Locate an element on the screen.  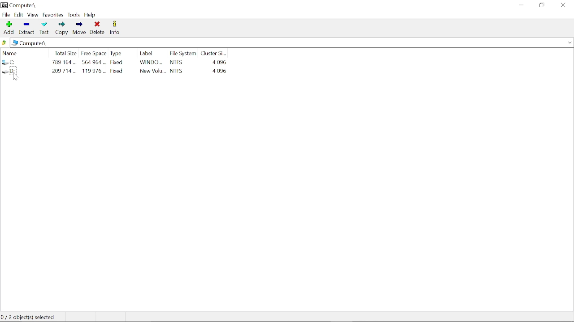
total size is located at coordinates (65, 52).